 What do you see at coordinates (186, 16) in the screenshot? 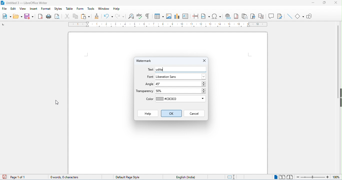
I see `insert text box` at bounding box center [186, 16].